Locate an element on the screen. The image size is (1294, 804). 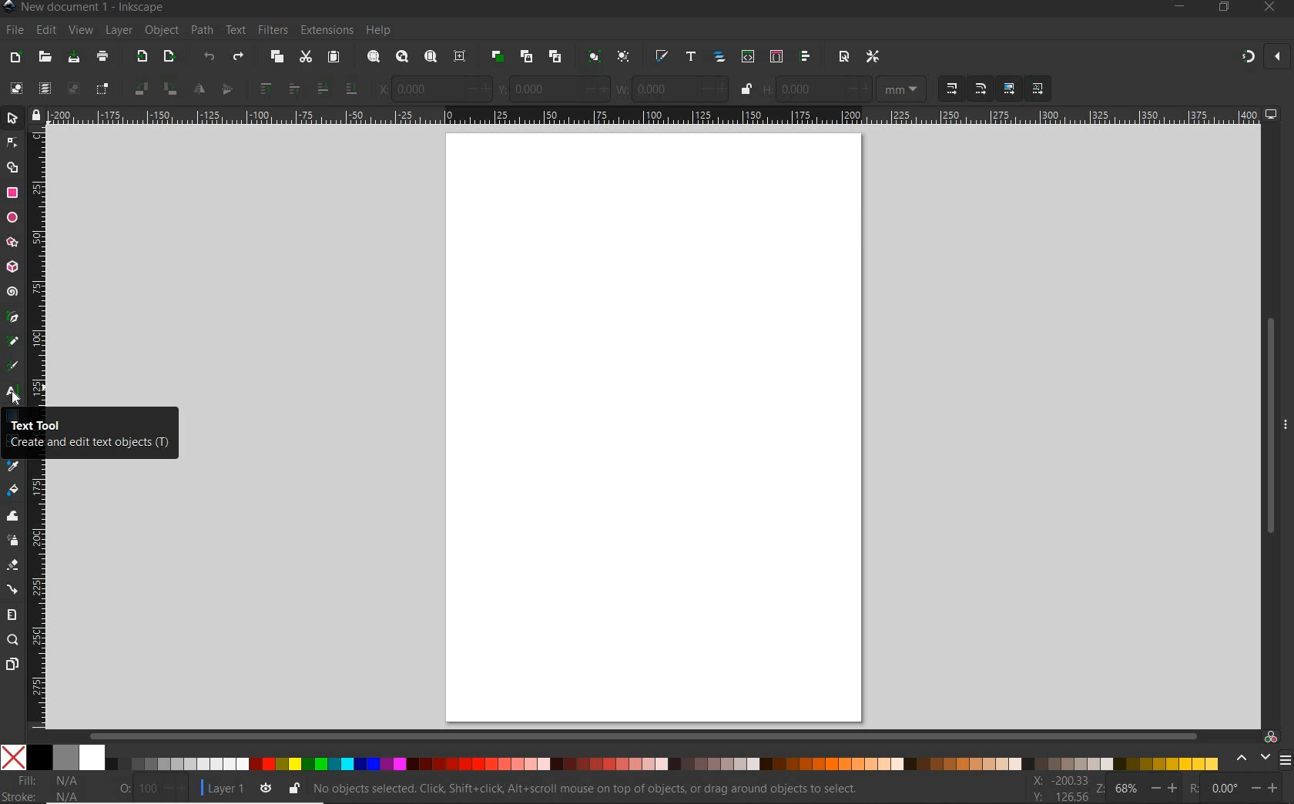
scaling objects is located at coordinates (949, 89).